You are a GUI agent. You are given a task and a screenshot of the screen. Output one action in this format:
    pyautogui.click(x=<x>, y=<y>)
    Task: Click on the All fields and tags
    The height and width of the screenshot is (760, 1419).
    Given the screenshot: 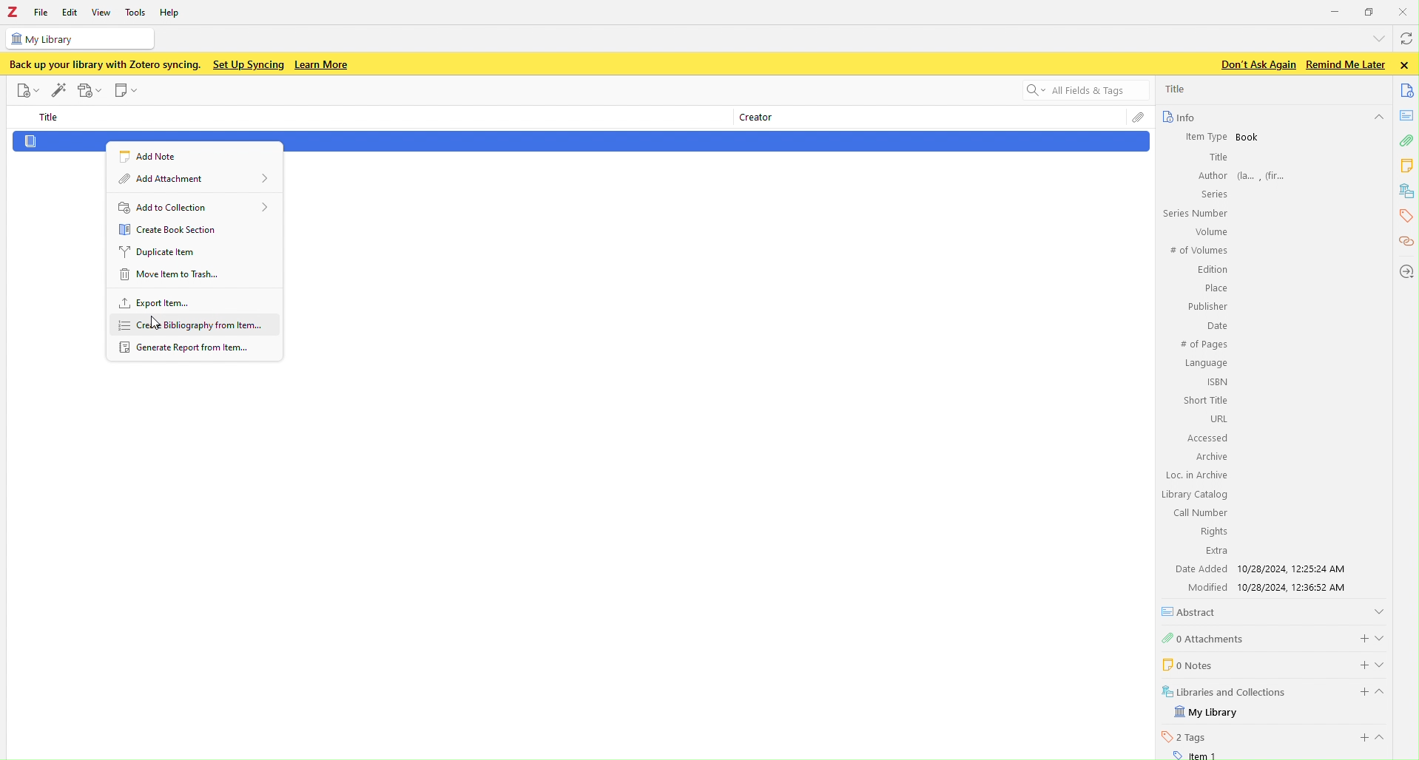 What is the action you would take?
    pyautogui.click(x=1076, y=92)
    